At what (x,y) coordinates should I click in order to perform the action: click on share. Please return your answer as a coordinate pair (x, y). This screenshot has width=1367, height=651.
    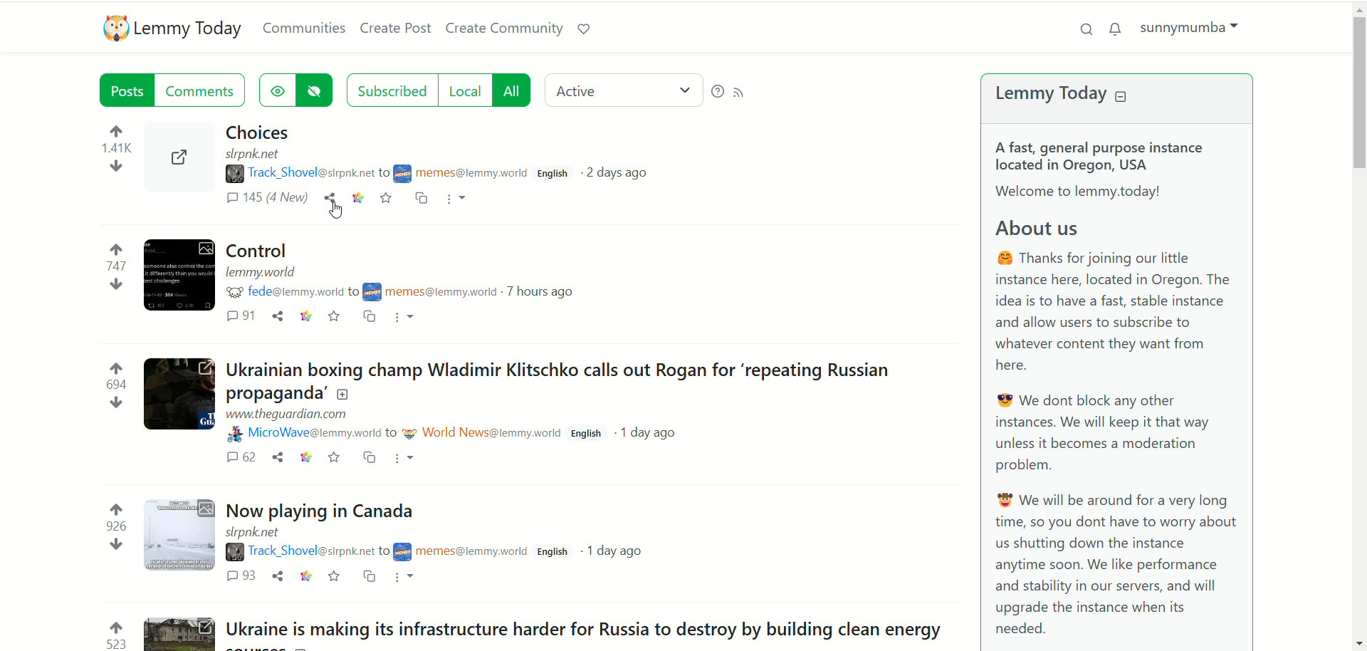
    Looking at the image, I should click on (277, 457).